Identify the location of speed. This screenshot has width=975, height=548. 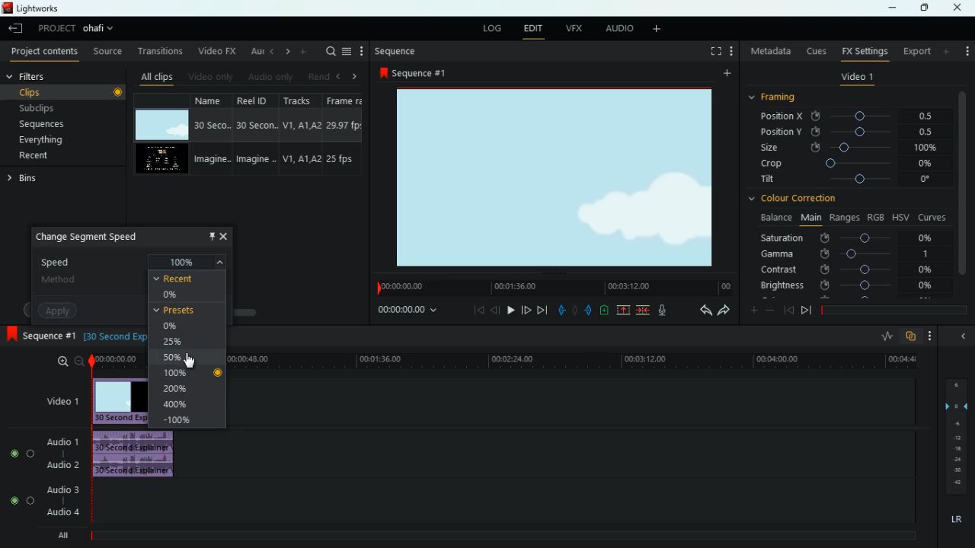
(133, 260).